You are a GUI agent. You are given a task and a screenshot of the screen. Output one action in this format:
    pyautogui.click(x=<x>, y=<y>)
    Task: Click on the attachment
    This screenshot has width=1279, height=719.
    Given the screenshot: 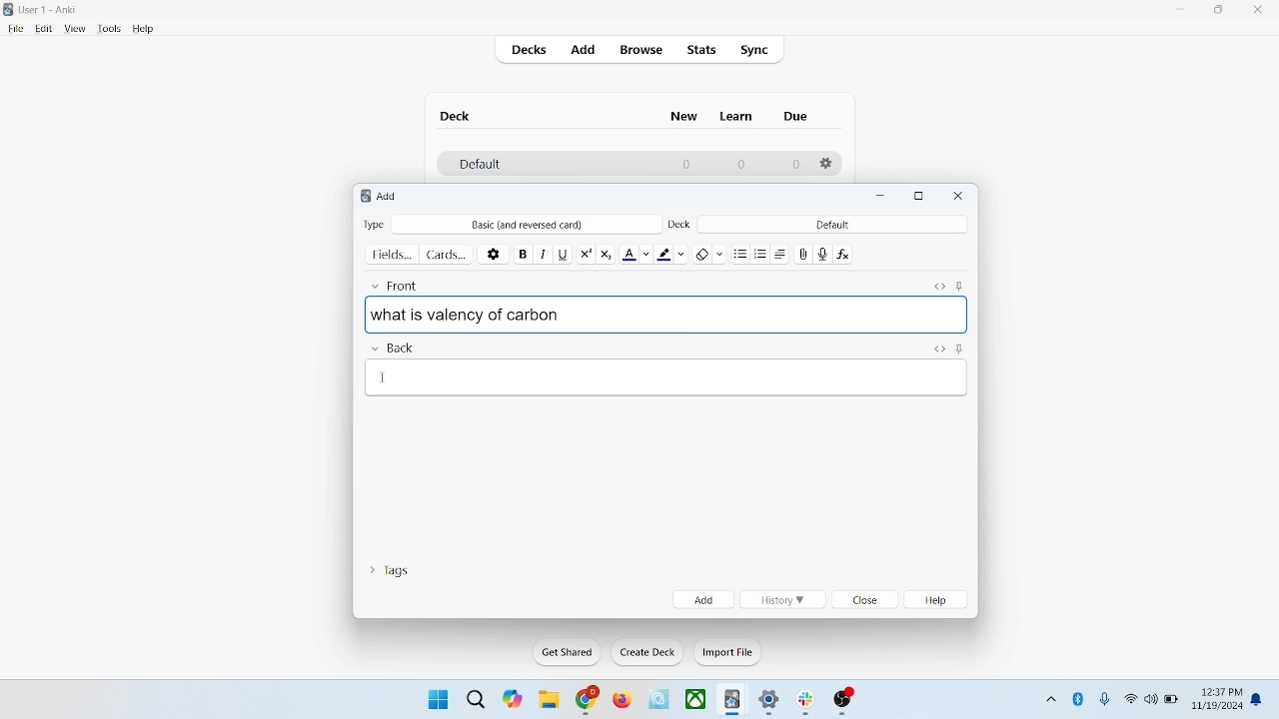 What is the action you would take?
    pyautogui.click(x=804, y=253)
    